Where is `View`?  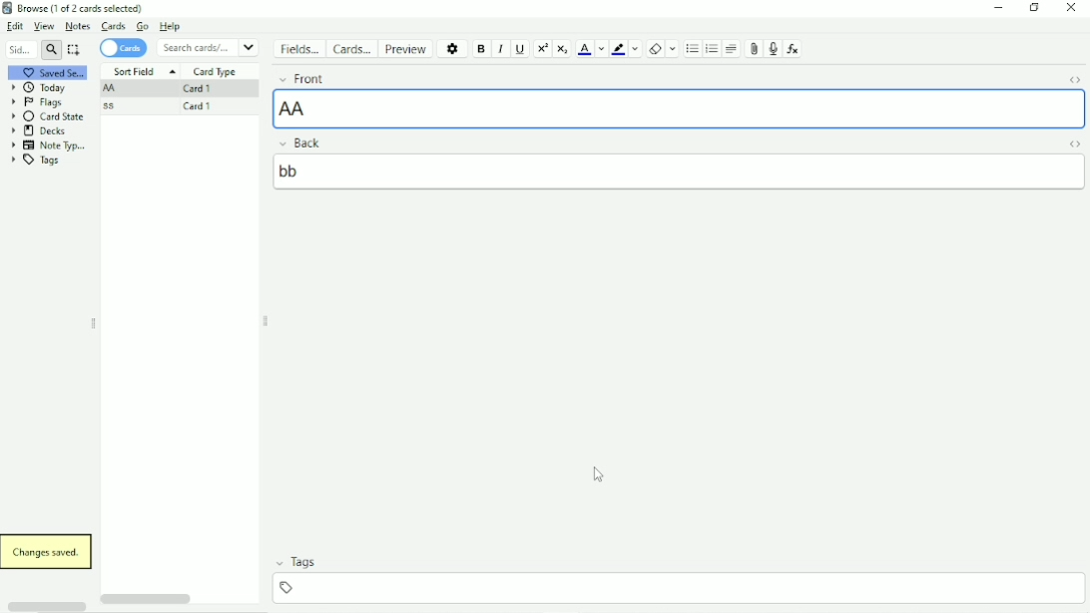
View is located at coordinates (45, 27).